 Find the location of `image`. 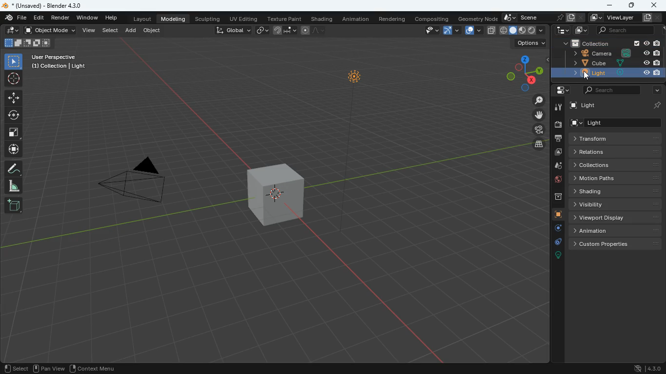

image is located at coordinates (582, 30).